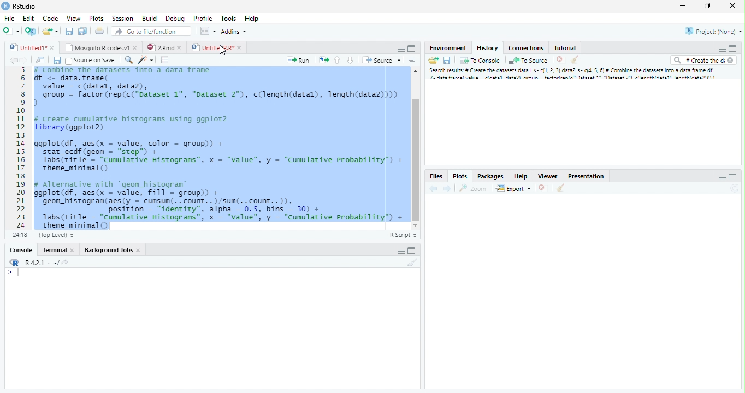  I want to click on Go to the next section/chunk, so click(350, 61).